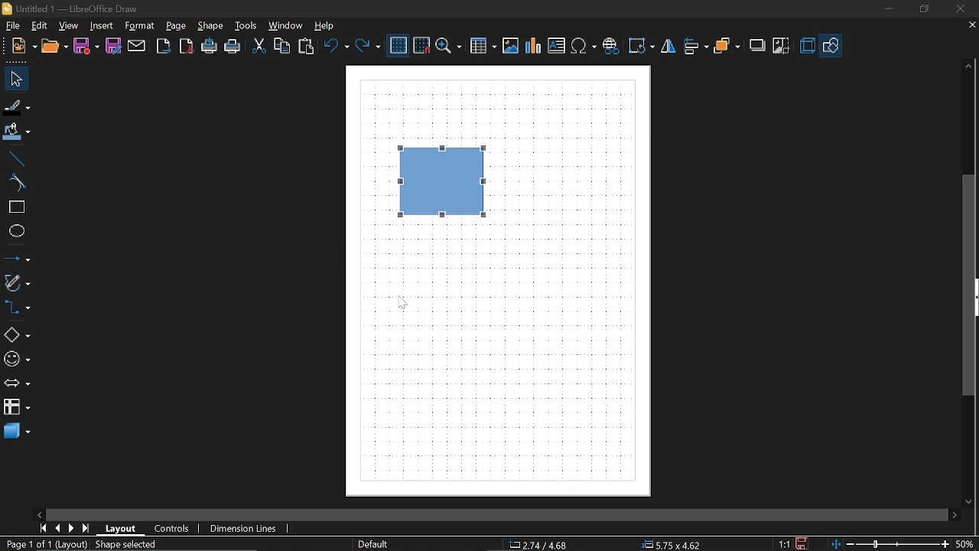 This screenshot has width=979, height=551. What do you see at coordinates (173, 529) in the screenshot?
I see `Controls` at bounding box center [173, 529].